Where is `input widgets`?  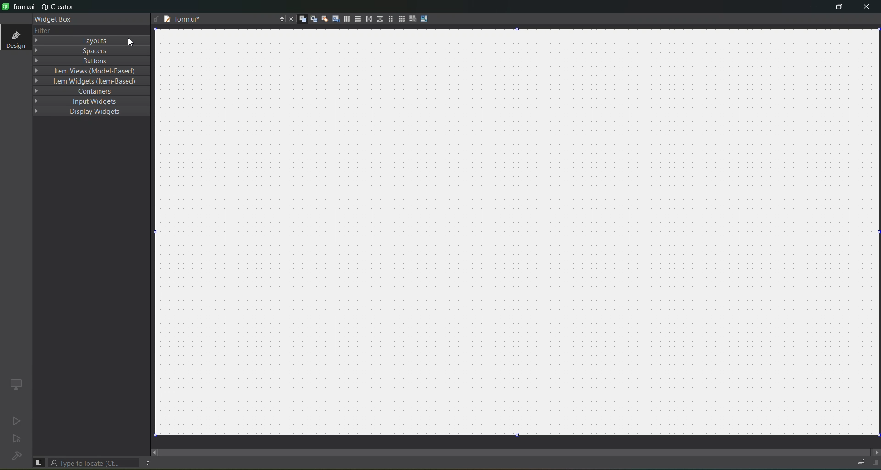
input widgets is located at coordinates (93, 102).